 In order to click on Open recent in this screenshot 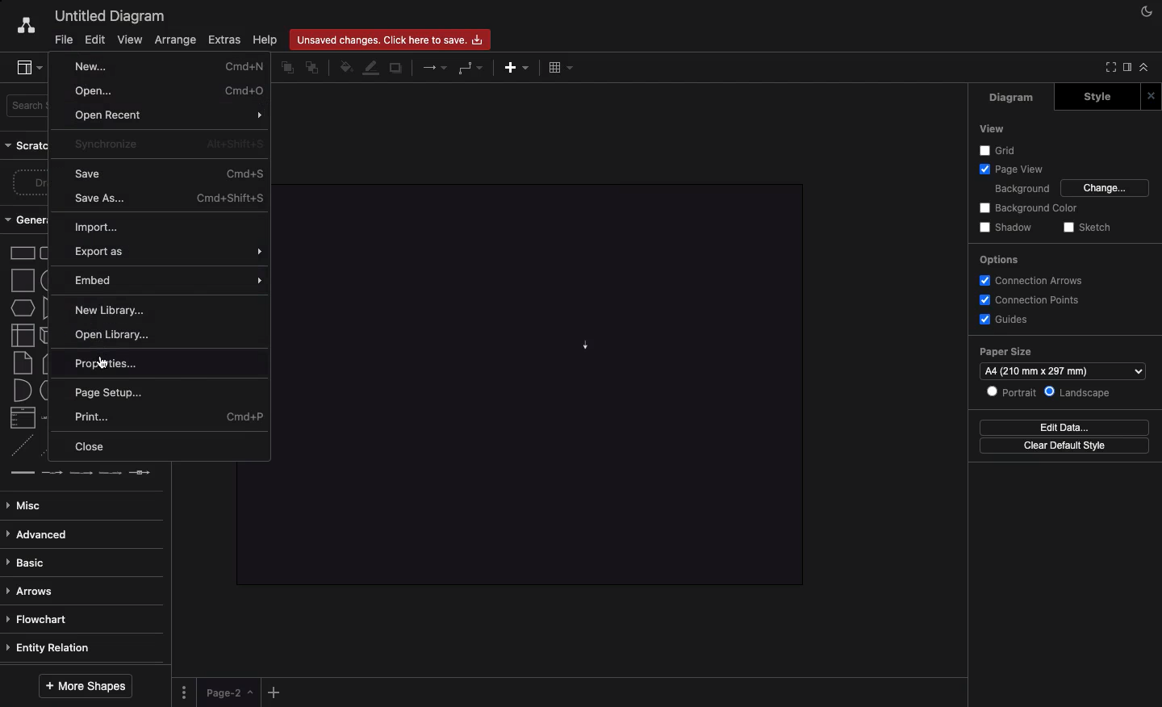, I will do `click(170, 117)`.